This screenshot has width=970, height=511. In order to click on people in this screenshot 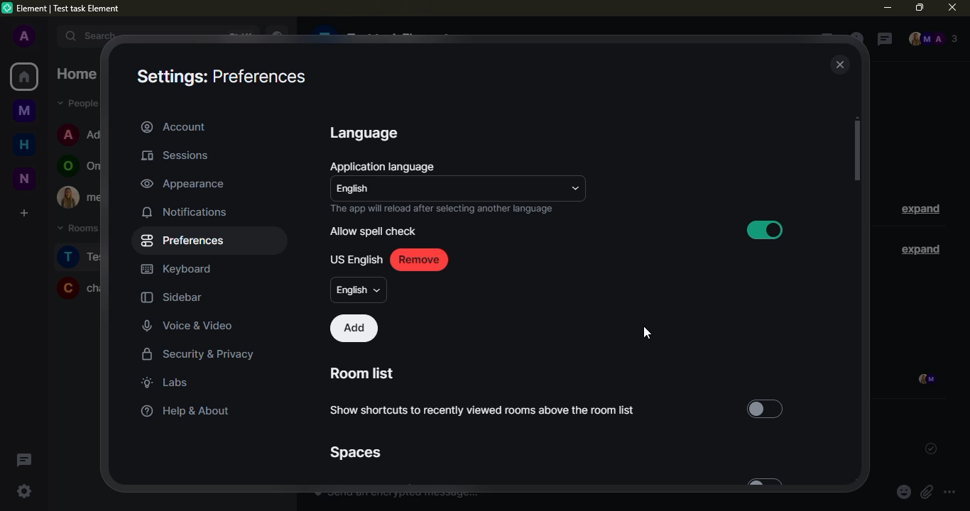, I will do `click(932, 40)`.